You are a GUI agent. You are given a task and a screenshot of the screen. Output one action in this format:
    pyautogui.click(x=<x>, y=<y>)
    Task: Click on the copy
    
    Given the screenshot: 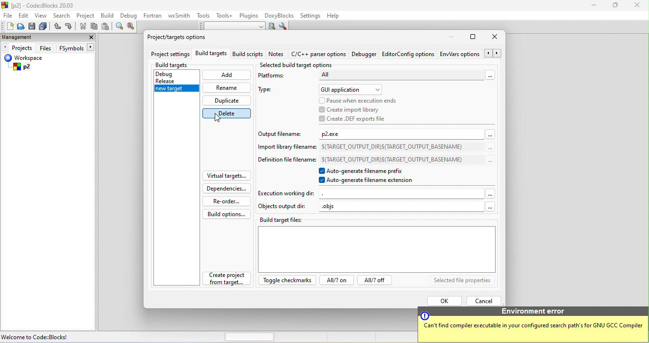 What is the action you would take?
    pyautogui.click(x=95, y=27)
    